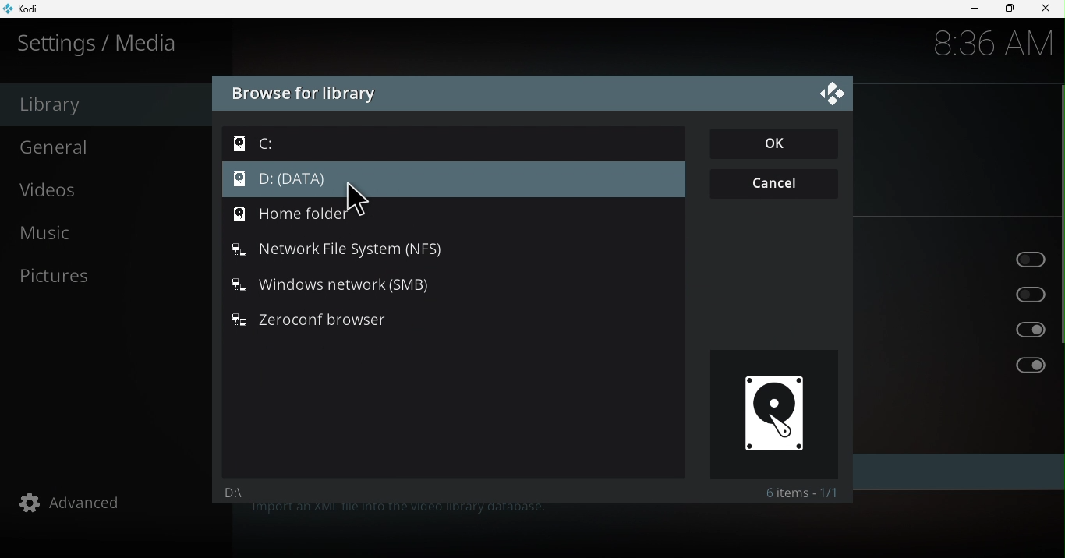  What do you see at coordinates (113, 192) in the screenshot?
I see `Videos` at bounding box center [113, 192].